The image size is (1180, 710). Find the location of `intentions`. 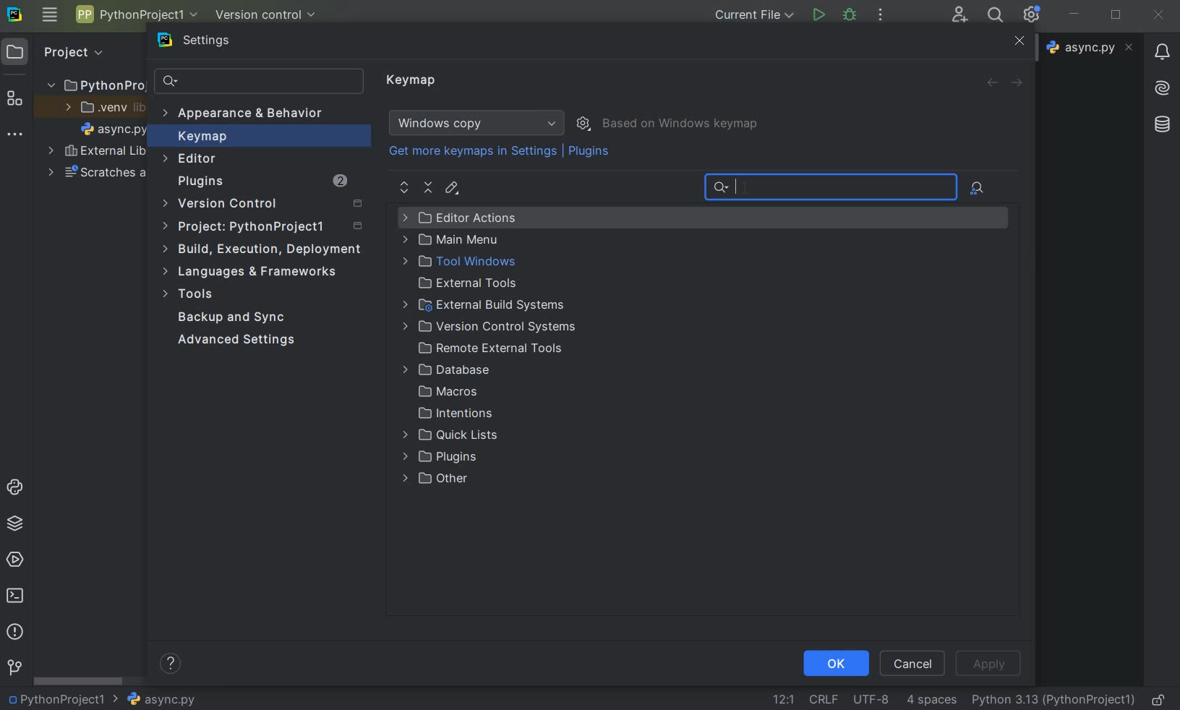

intentions is located at coordinates (442, 414).